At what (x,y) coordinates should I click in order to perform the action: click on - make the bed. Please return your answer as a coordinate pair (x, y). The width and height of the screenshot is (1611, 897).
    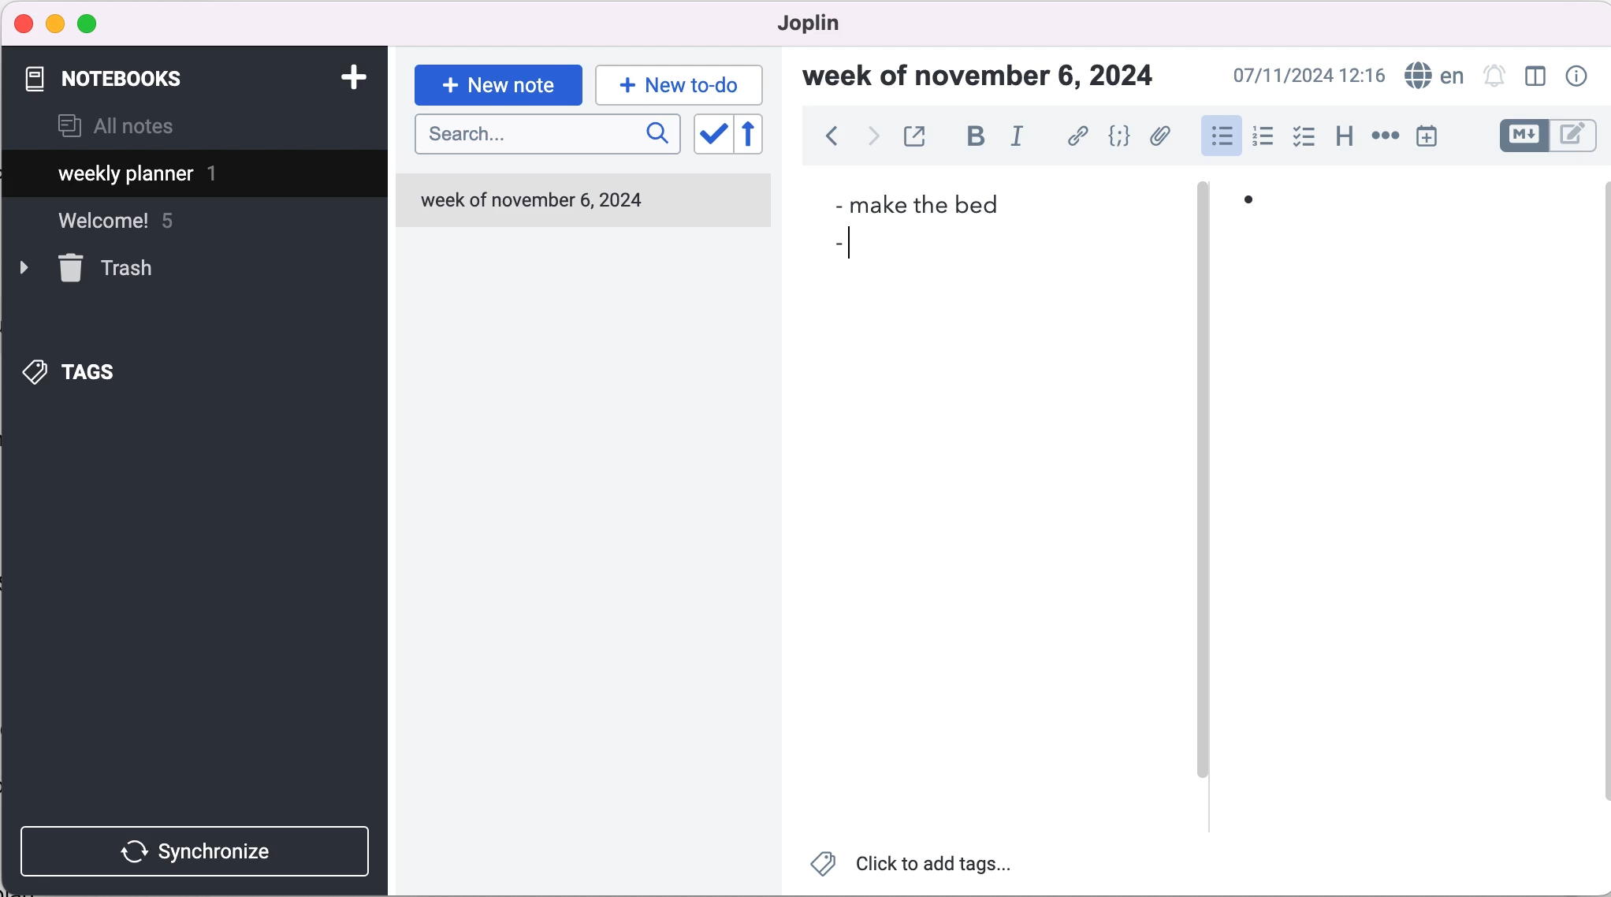
    Looking at the image, I should click on (921, 202).